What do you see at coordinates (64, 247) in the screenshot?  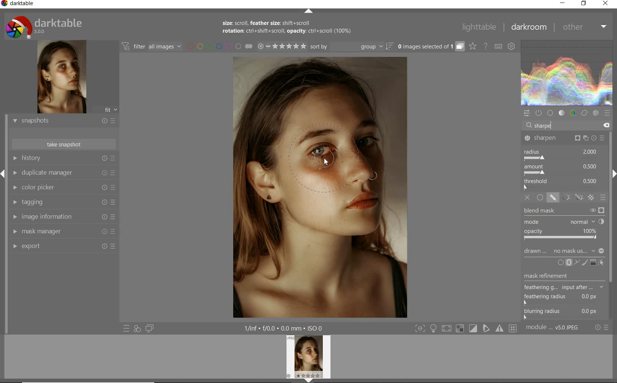 I see `export` at bounding box center [64, 247].